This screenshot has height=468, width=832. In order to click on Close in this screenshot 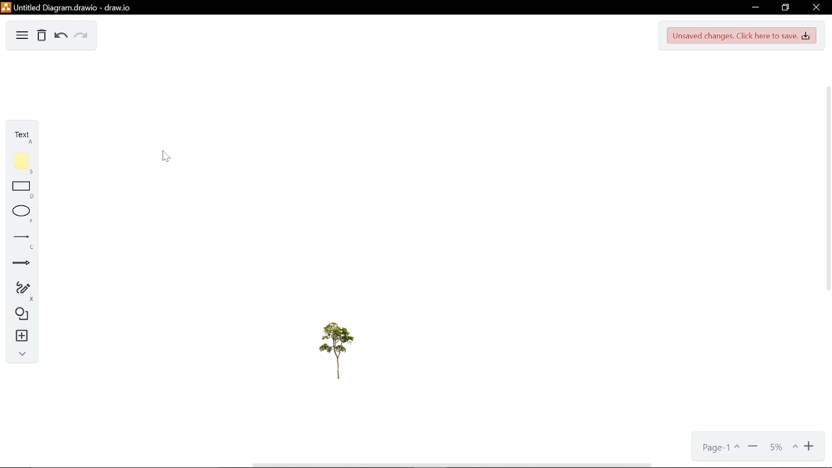, I will do `click(817, 7)`.